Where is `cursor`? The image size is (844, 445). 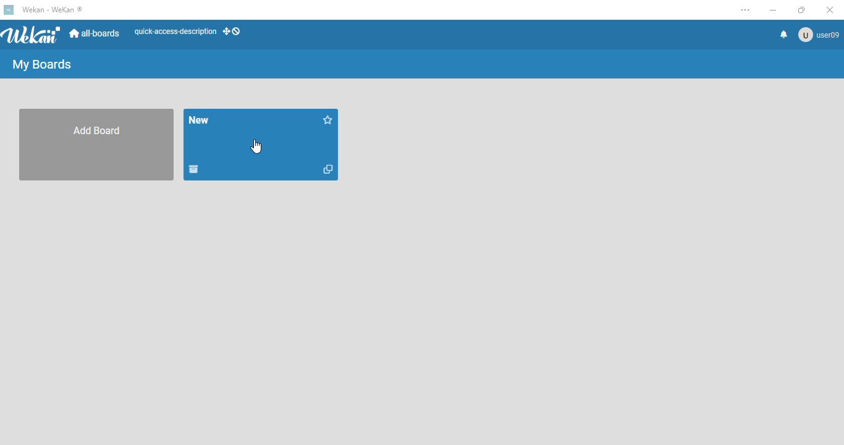
cursor is located at coordinates (257, 147).